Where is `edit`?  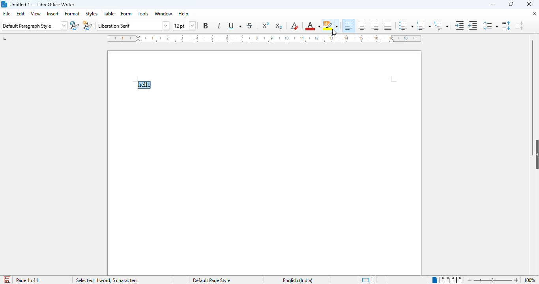
edit is located at coordinates (21, 13).